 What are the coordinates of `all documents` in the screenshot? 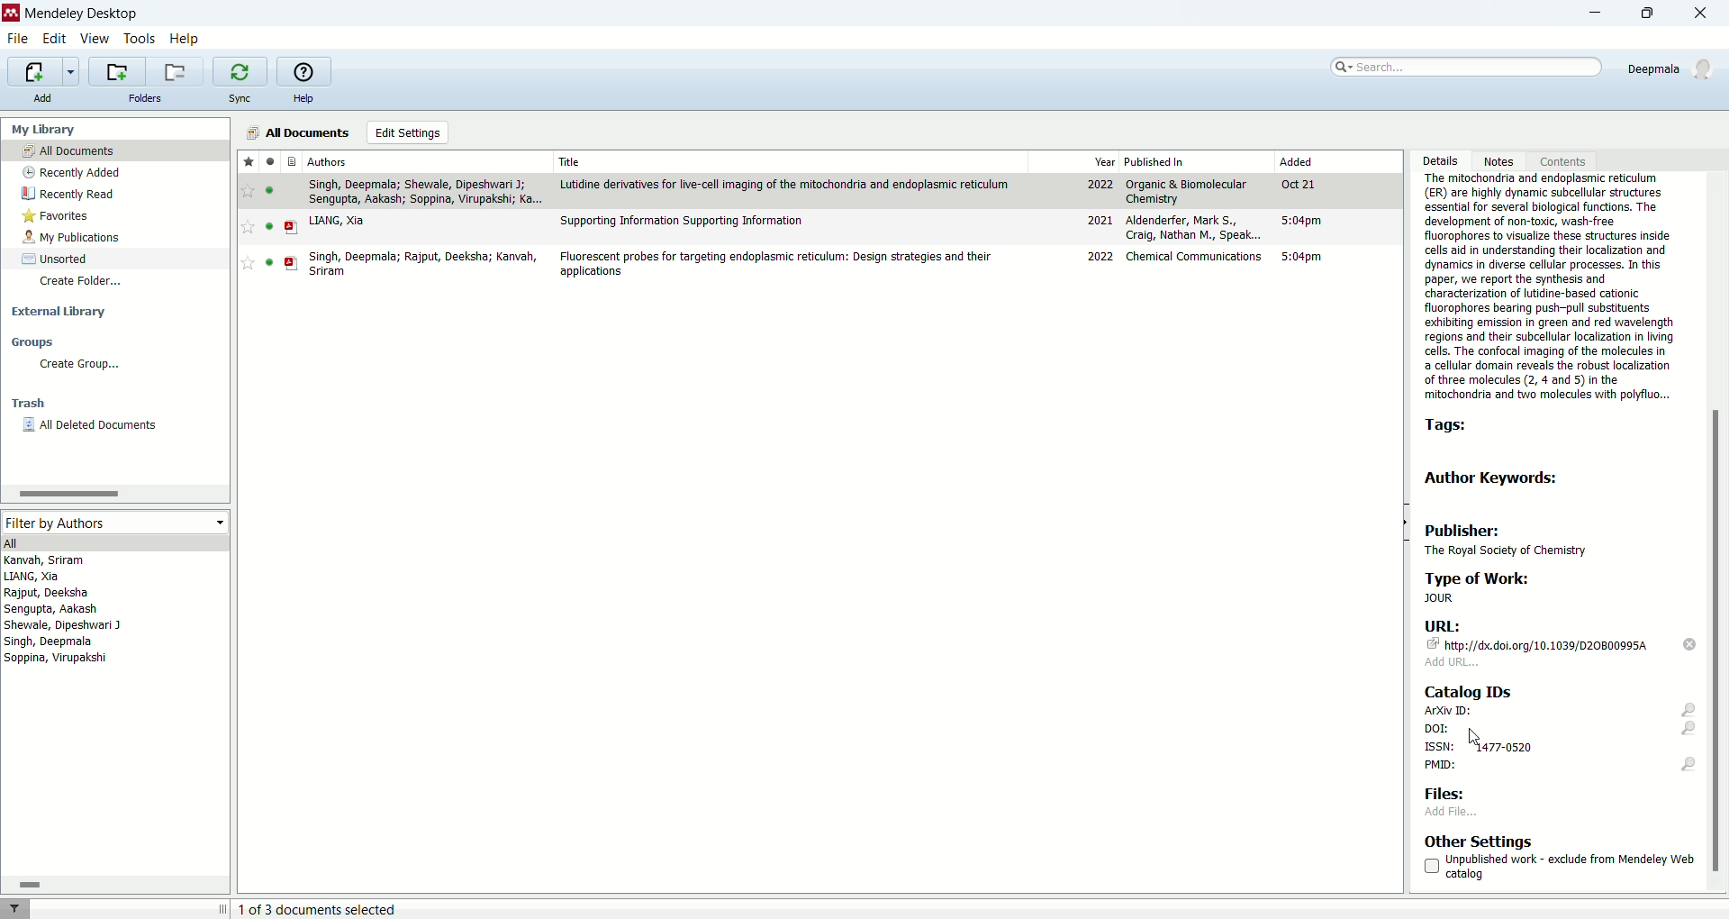 It's located at (115, 150).